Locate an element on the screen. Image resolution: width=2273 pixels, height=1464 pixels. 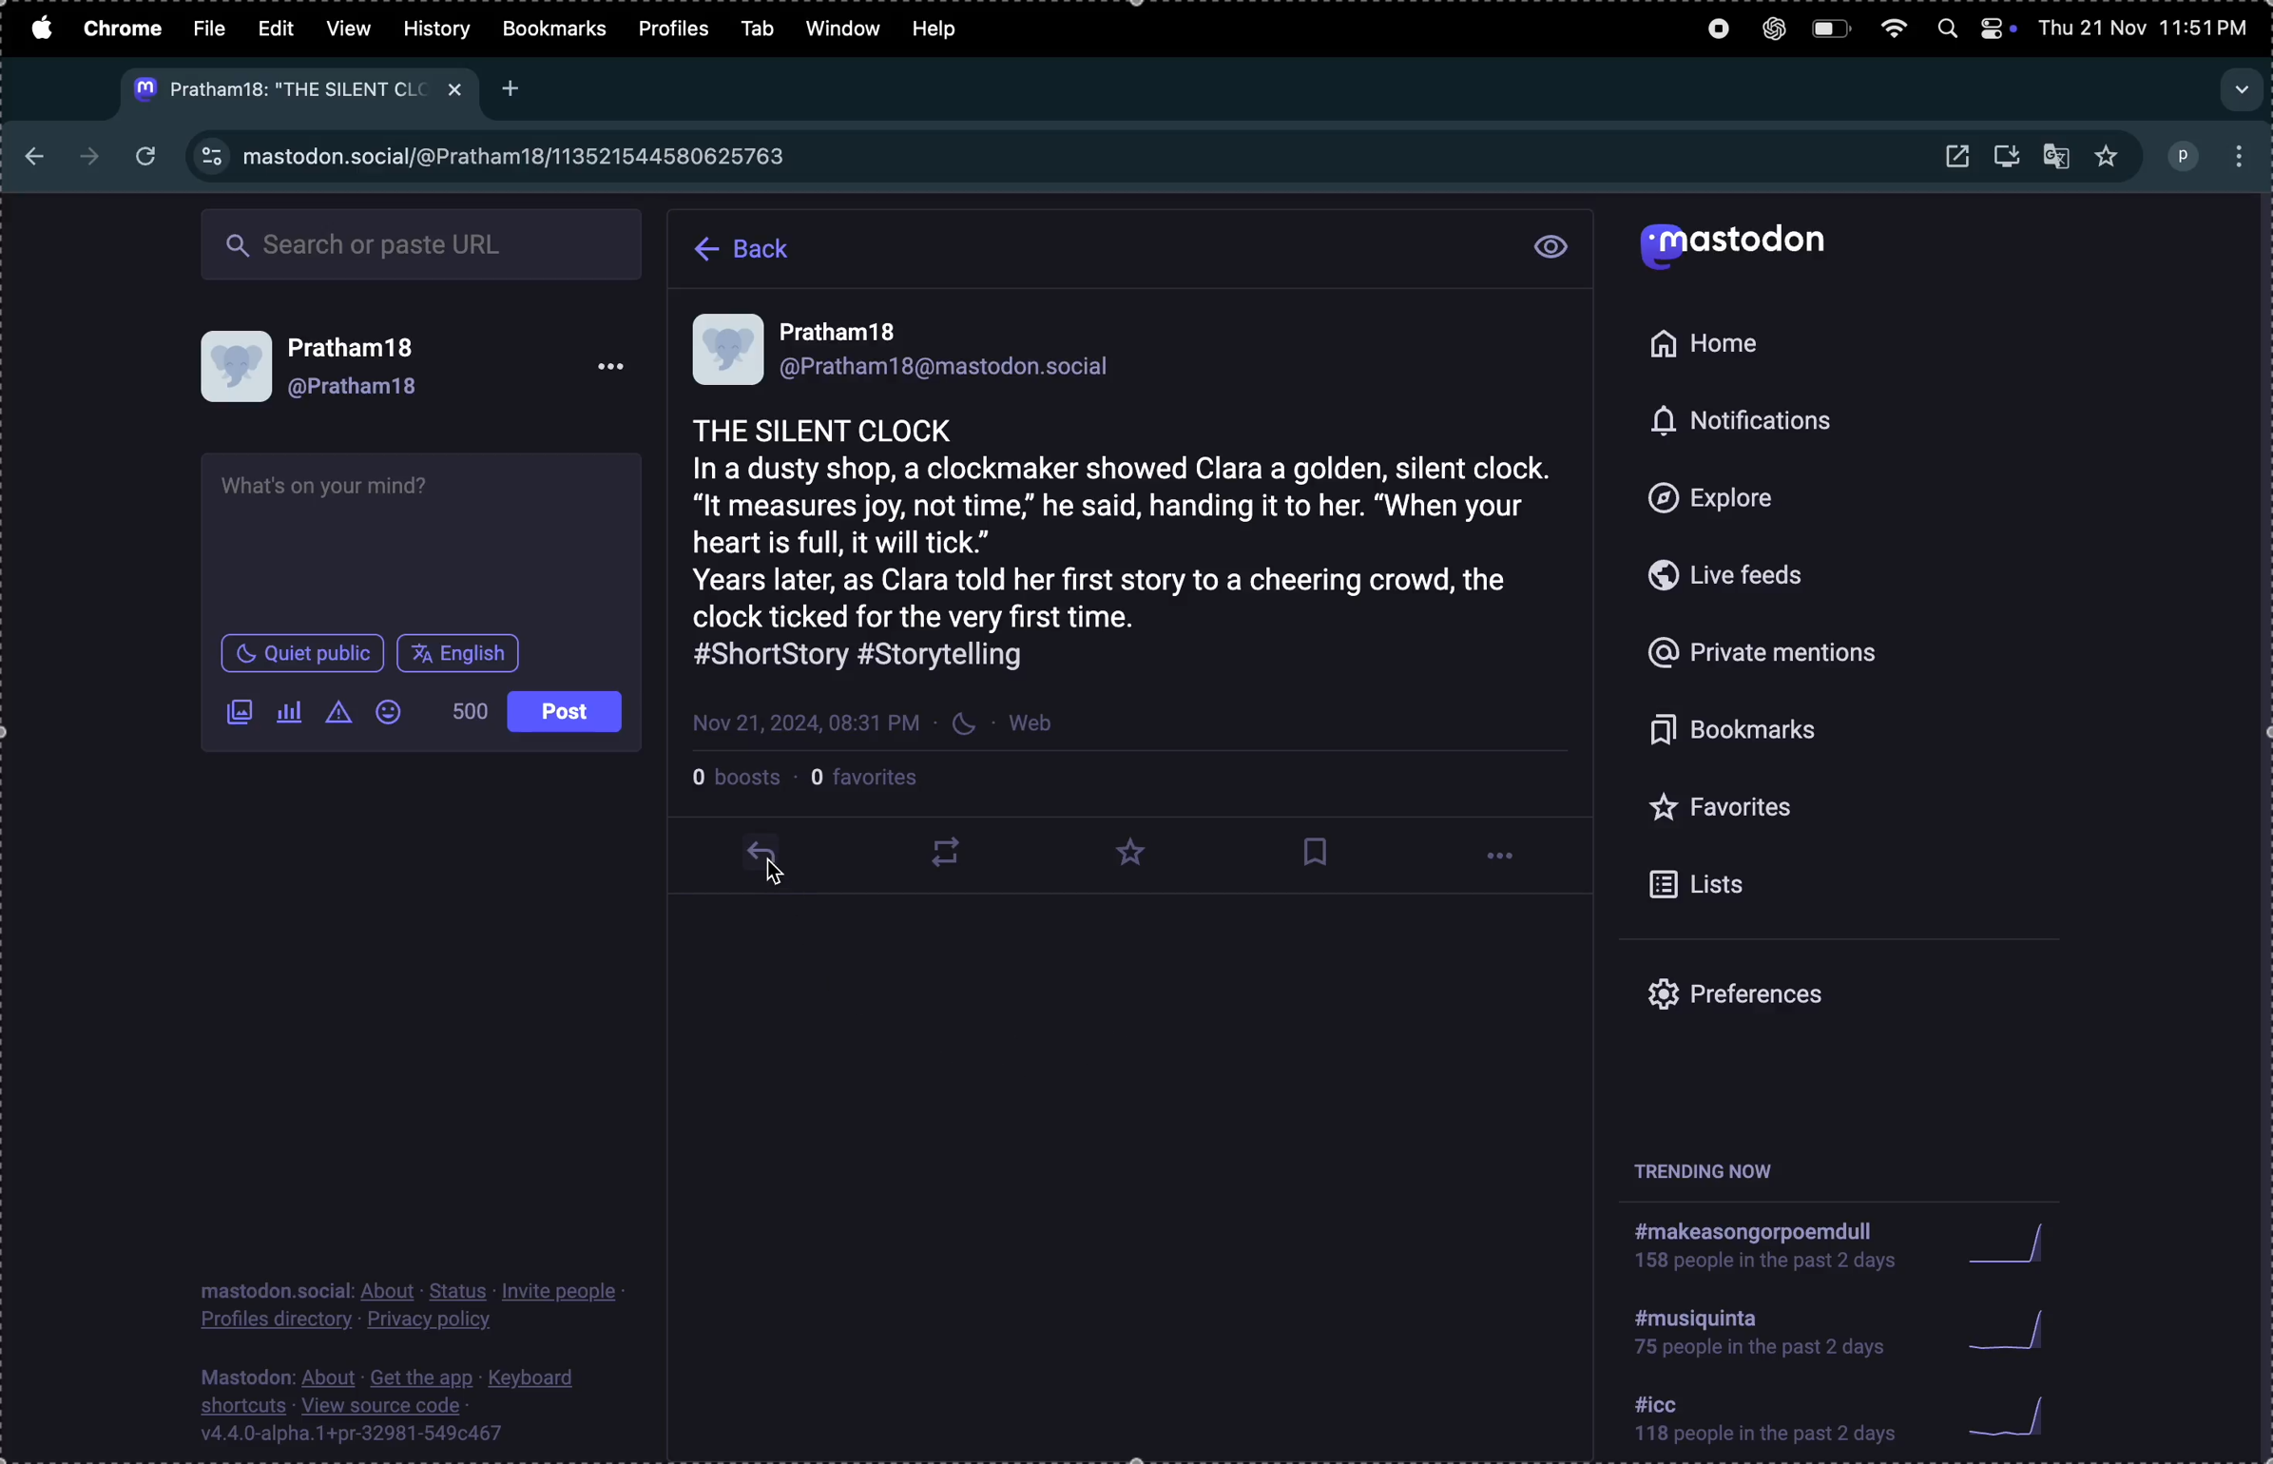
reply is located at coordinates (772, 865).